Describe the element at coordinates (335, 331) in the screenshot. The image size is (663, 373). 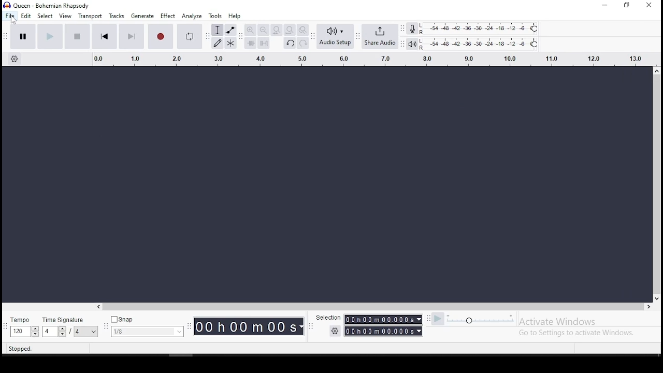
I see `settings` at that location.